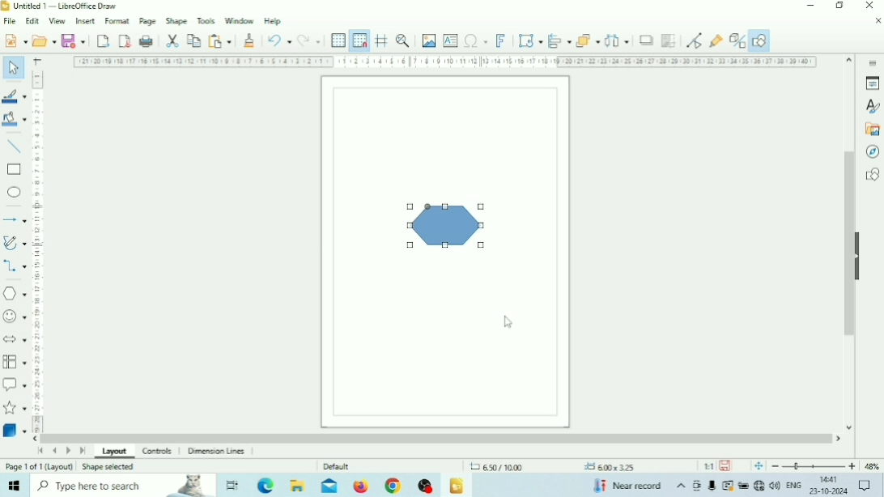 Image resolution: width=884 pixels, height=497 pixels. Describe the element at coordinates (14, 192) in the screenshot. I see `Ellipse` at that location.